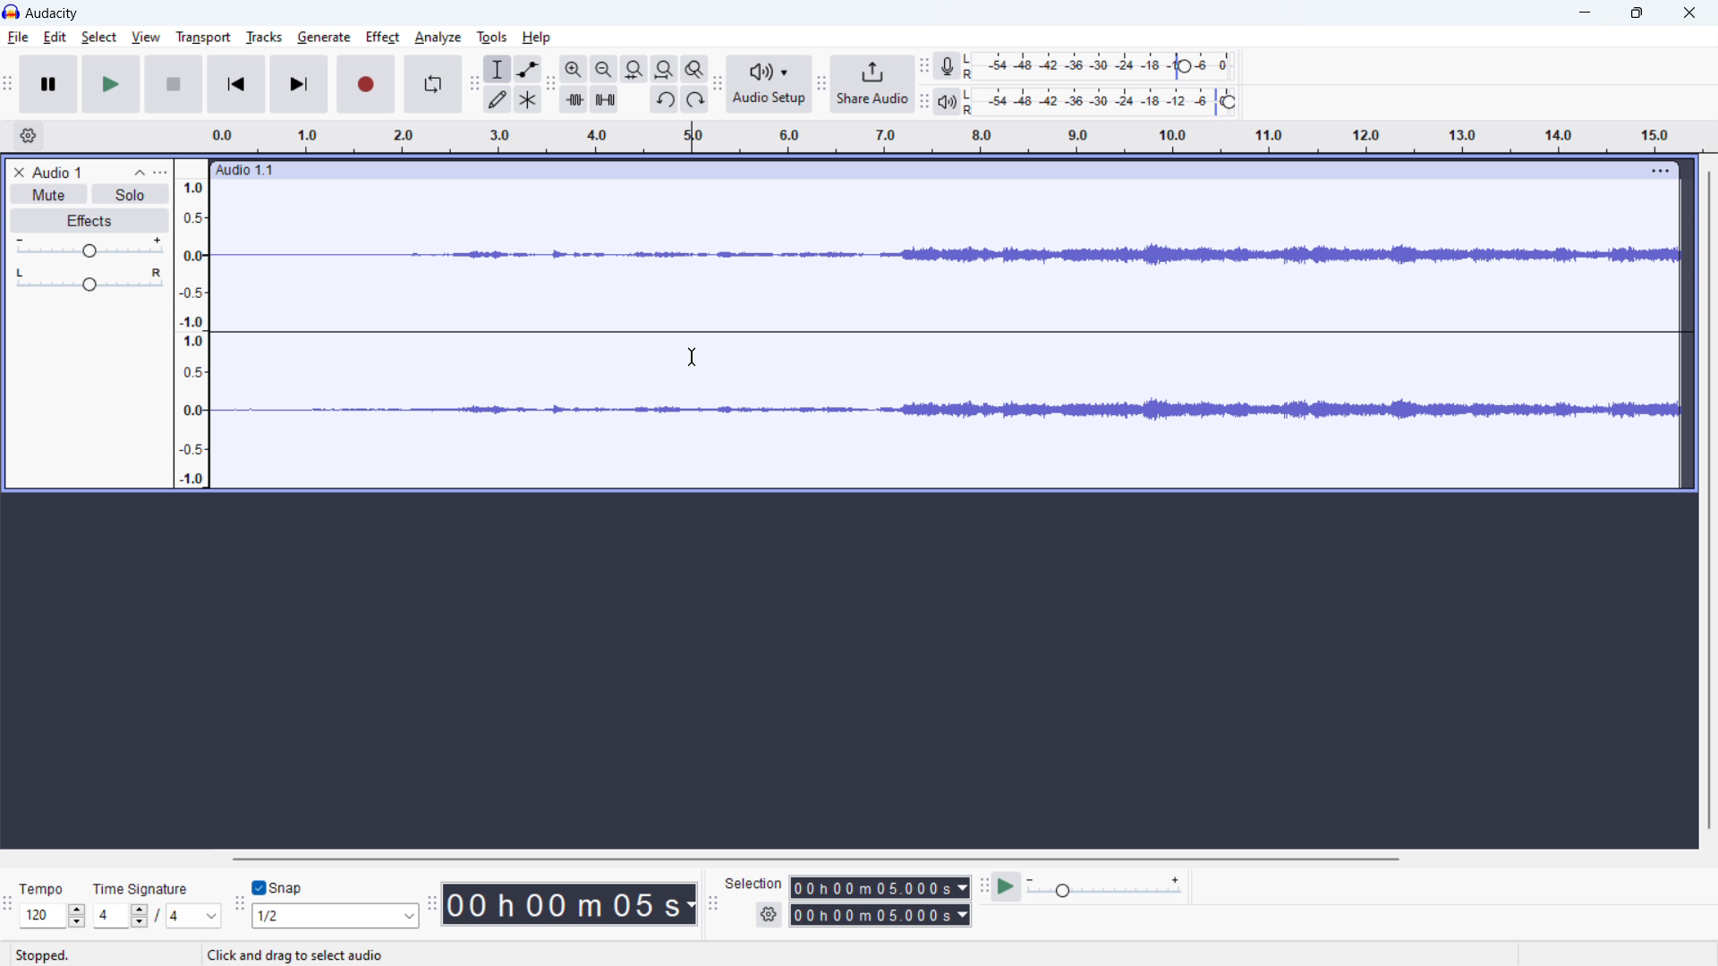 Image resolution: width=1718 pixels, height=966 pixels. What do you see at coordinates (923, 67) in the screenshot?
I see `recording meter toolbar` at bounding box center [923, 67].